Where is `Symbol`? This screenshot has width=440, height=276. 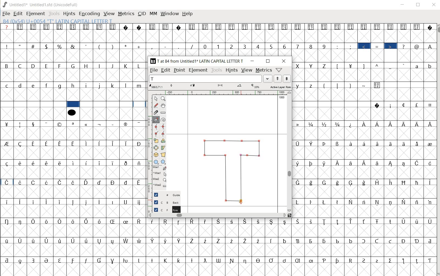 Symbol is located at coordinates (365, 124).